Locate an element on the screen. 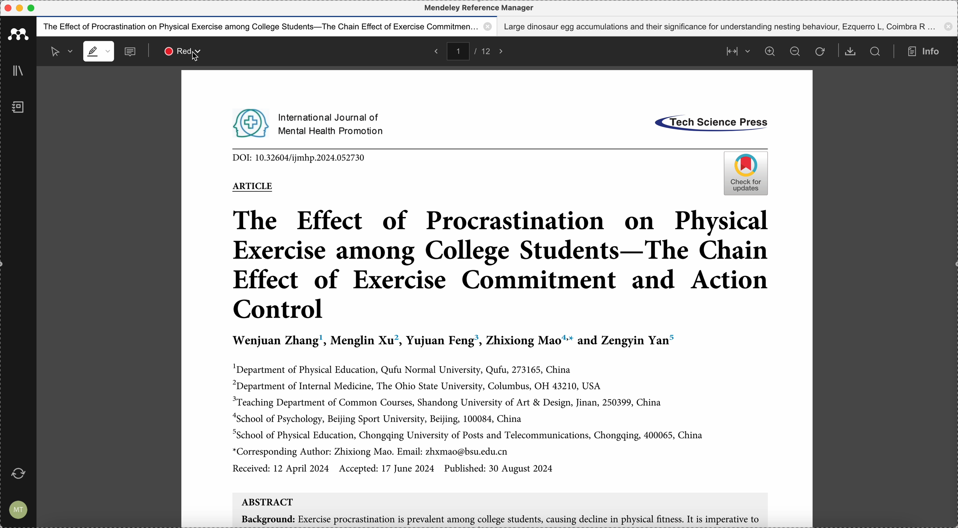 The height and width of the screenshot is (528, 958). account settings is located at coordinates (19, 508).